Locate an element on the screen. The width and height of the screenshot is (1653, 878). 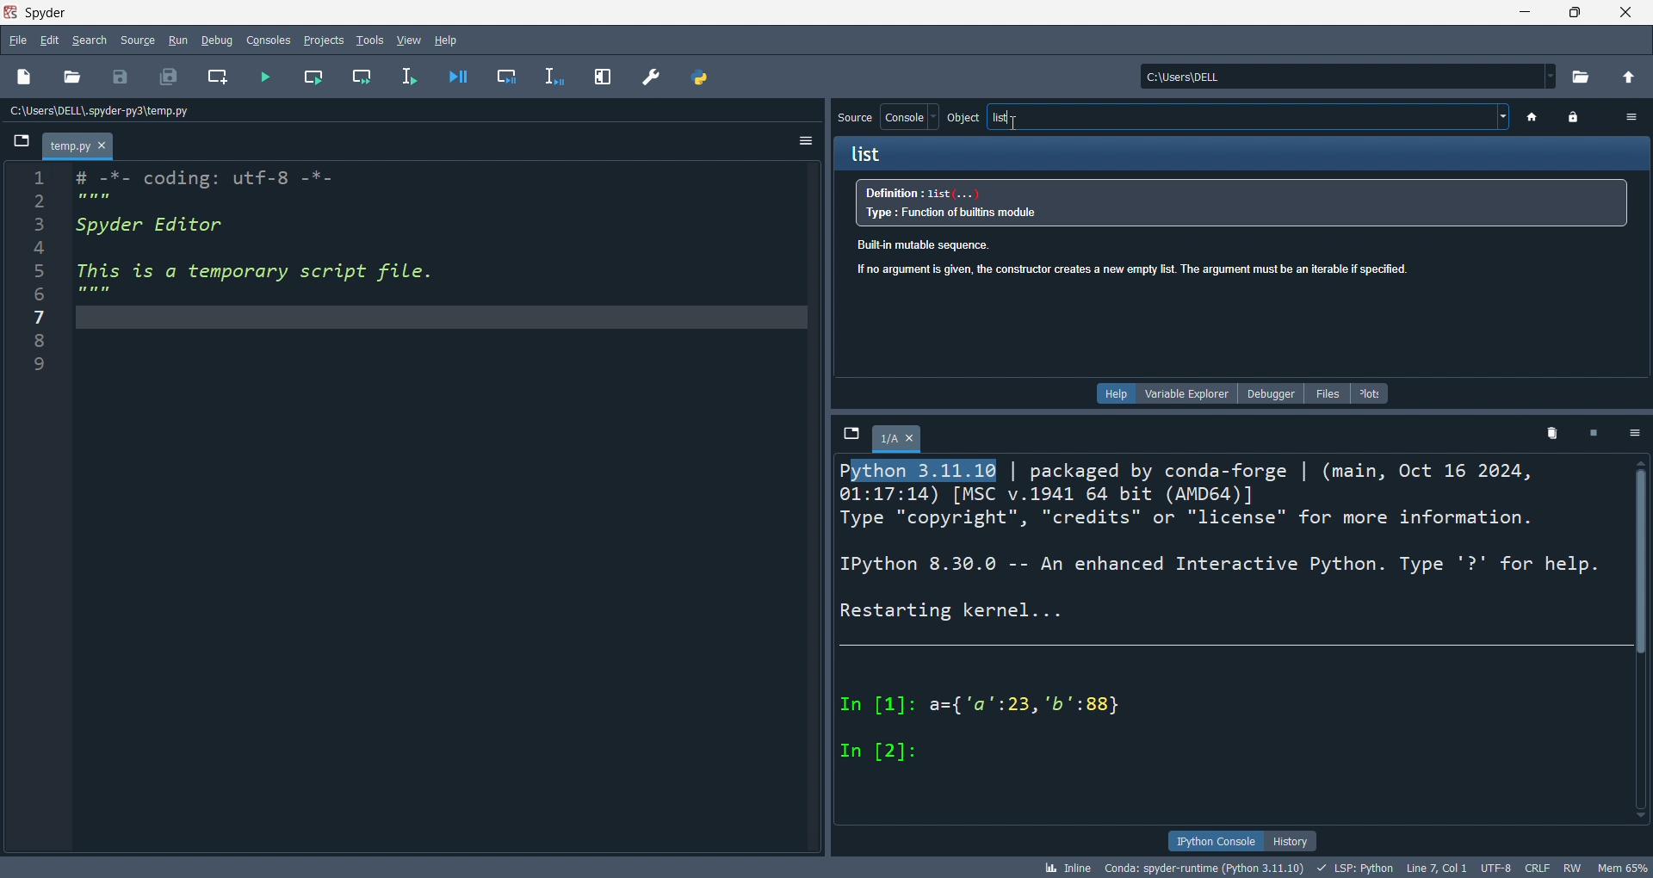
variable explorer is located at coordinates (1186, 394).